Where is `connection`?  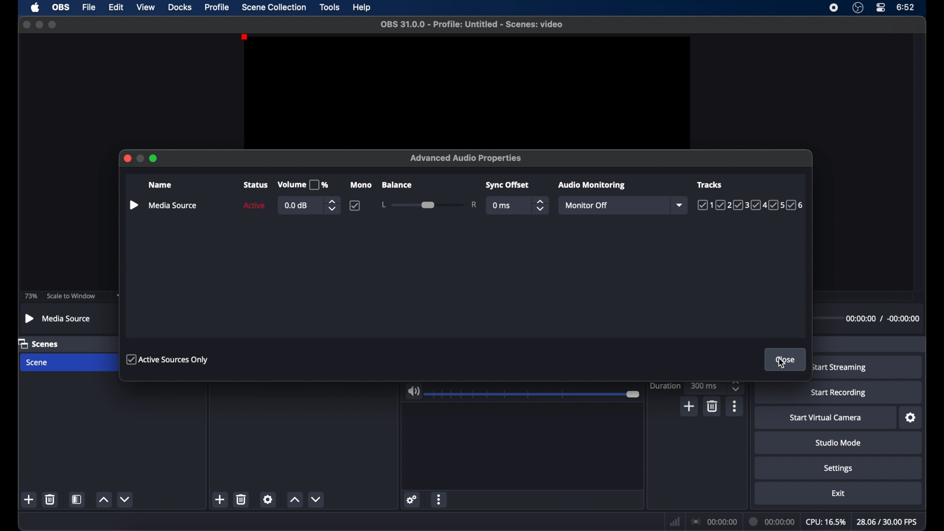 connection is located at coordinates (715, 522).